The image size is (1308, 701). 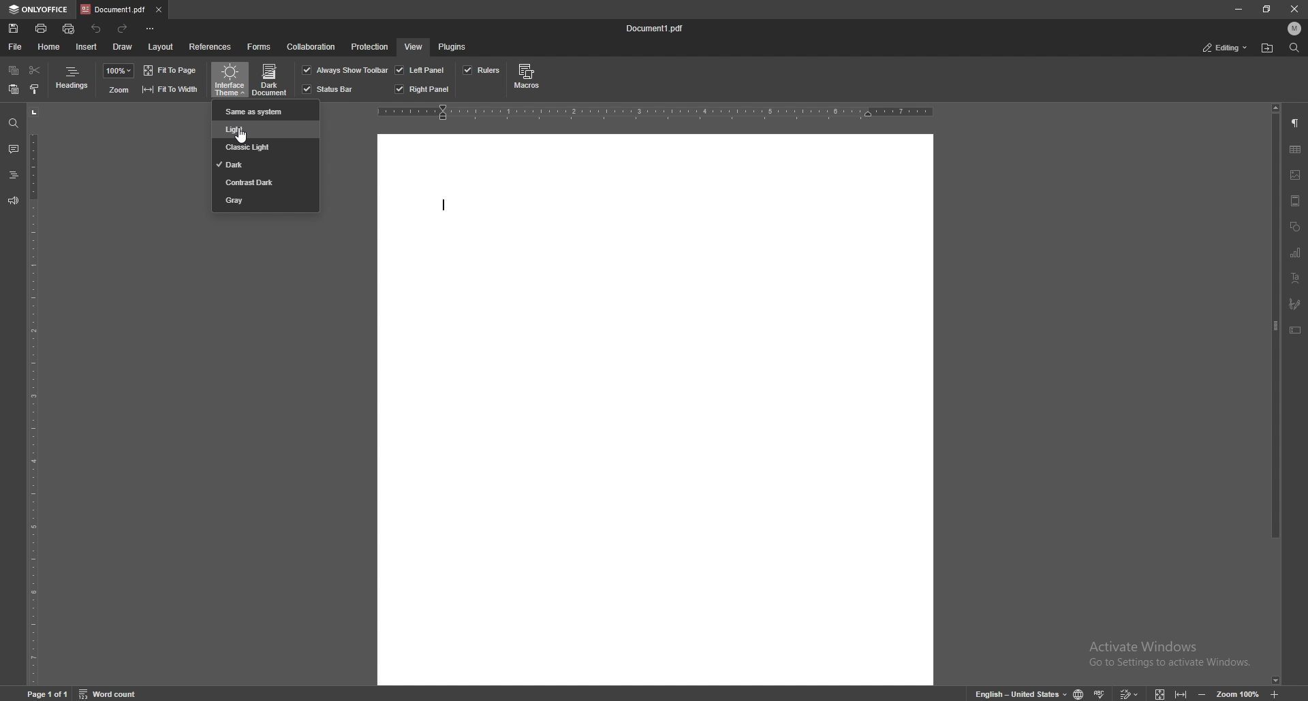 I want to click on text art, so click(x=1295, y=278).